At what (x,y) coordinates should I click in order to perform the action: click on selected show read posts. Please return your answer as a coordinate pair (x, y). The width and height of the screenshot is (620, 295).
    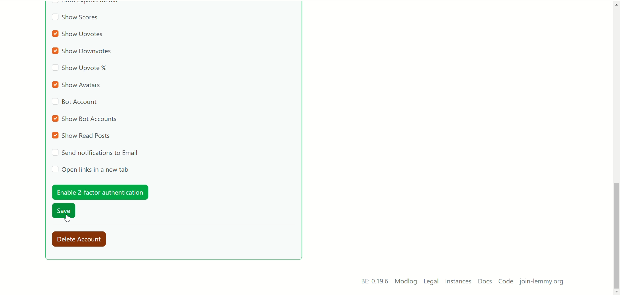
    Looking at the image, I should click on (82, 136).